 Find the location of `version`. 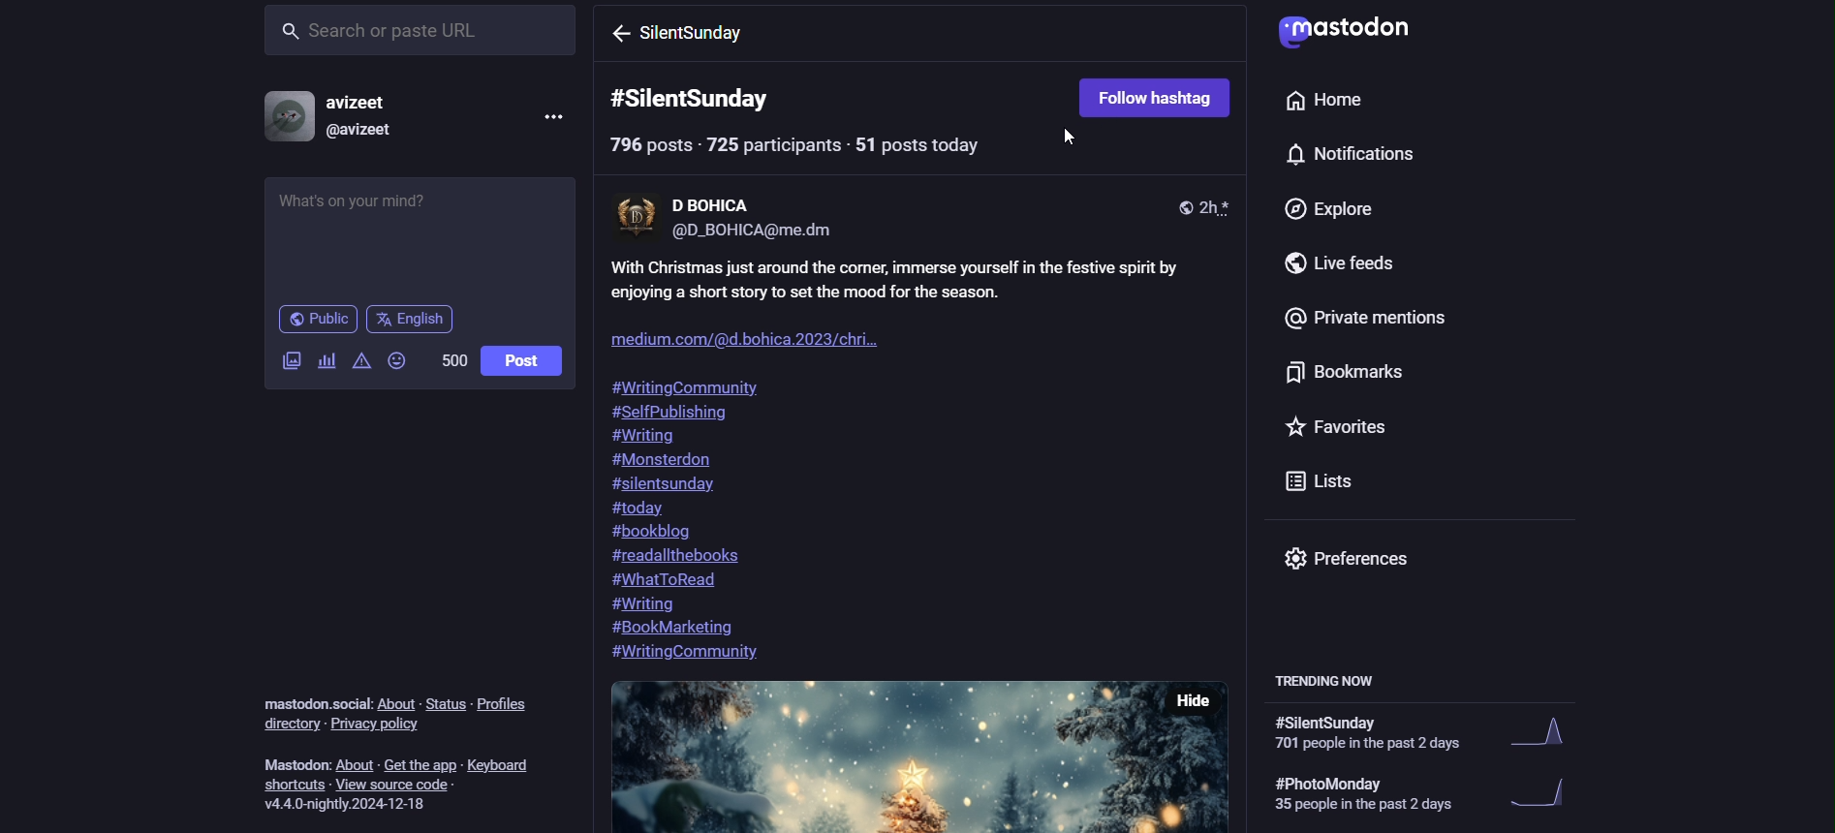

version is located at coordinates (351, 803).